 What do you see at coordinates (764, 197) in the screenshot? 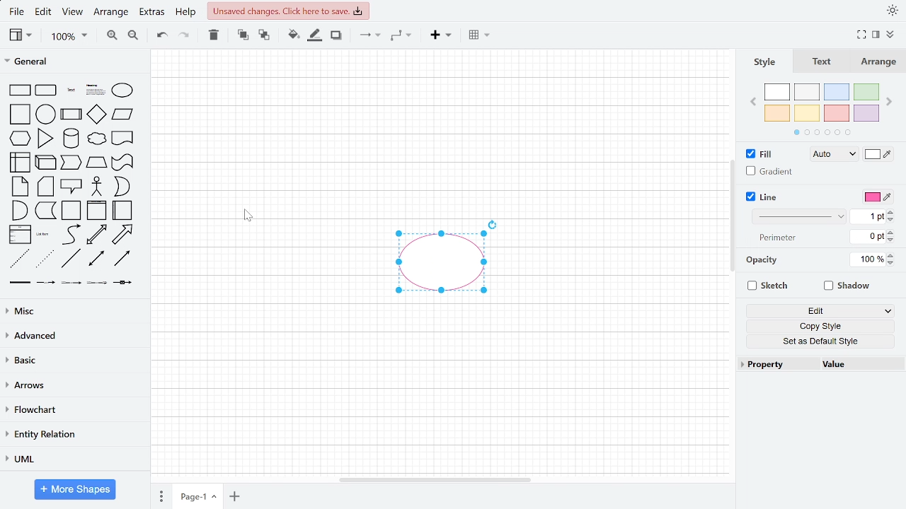
I see `LIne` at bounding box center [764, 197].